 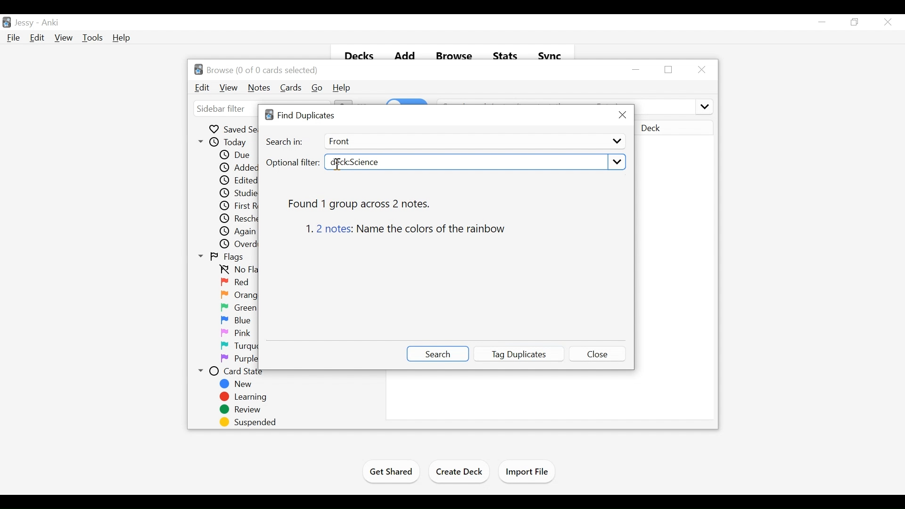 What do you see at coordinates (13, 37) in the screenshot?
I see `File` at bounding box center [13, 37].